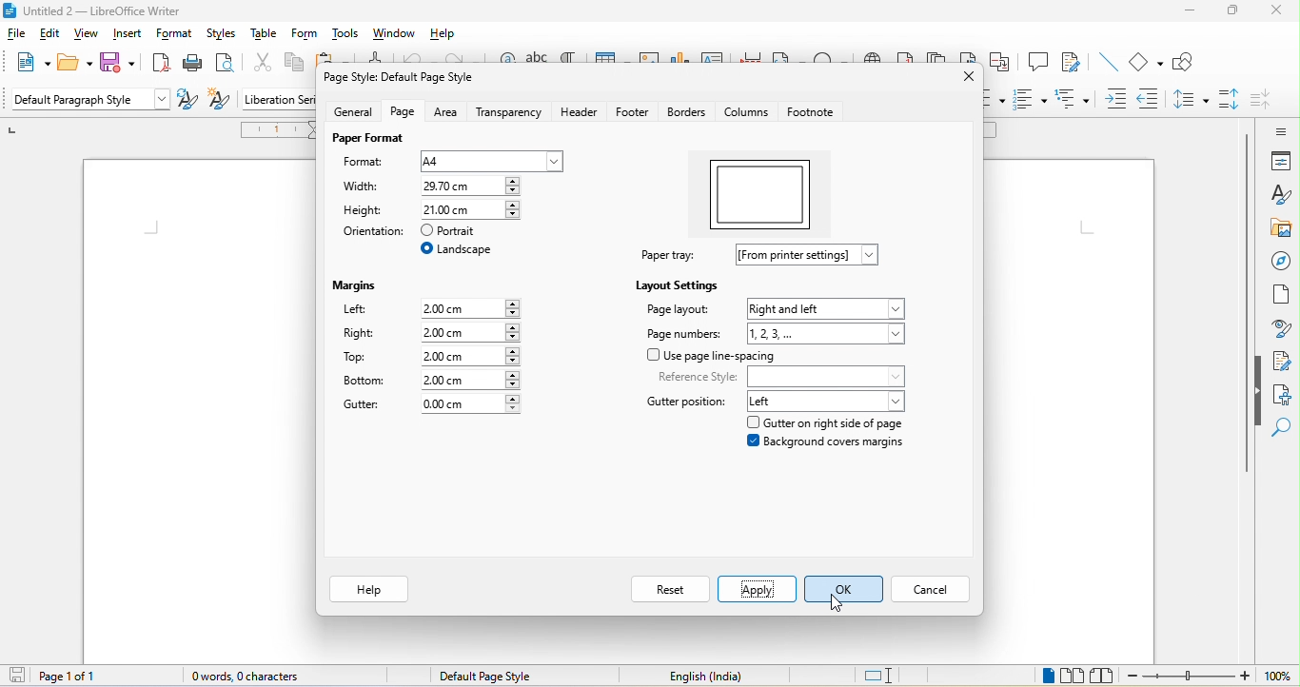 The image size is (1300, 687). What do you see at coordinates (636, 113) in the screenshot?
I see `footer` at bounding box center [636, 113].